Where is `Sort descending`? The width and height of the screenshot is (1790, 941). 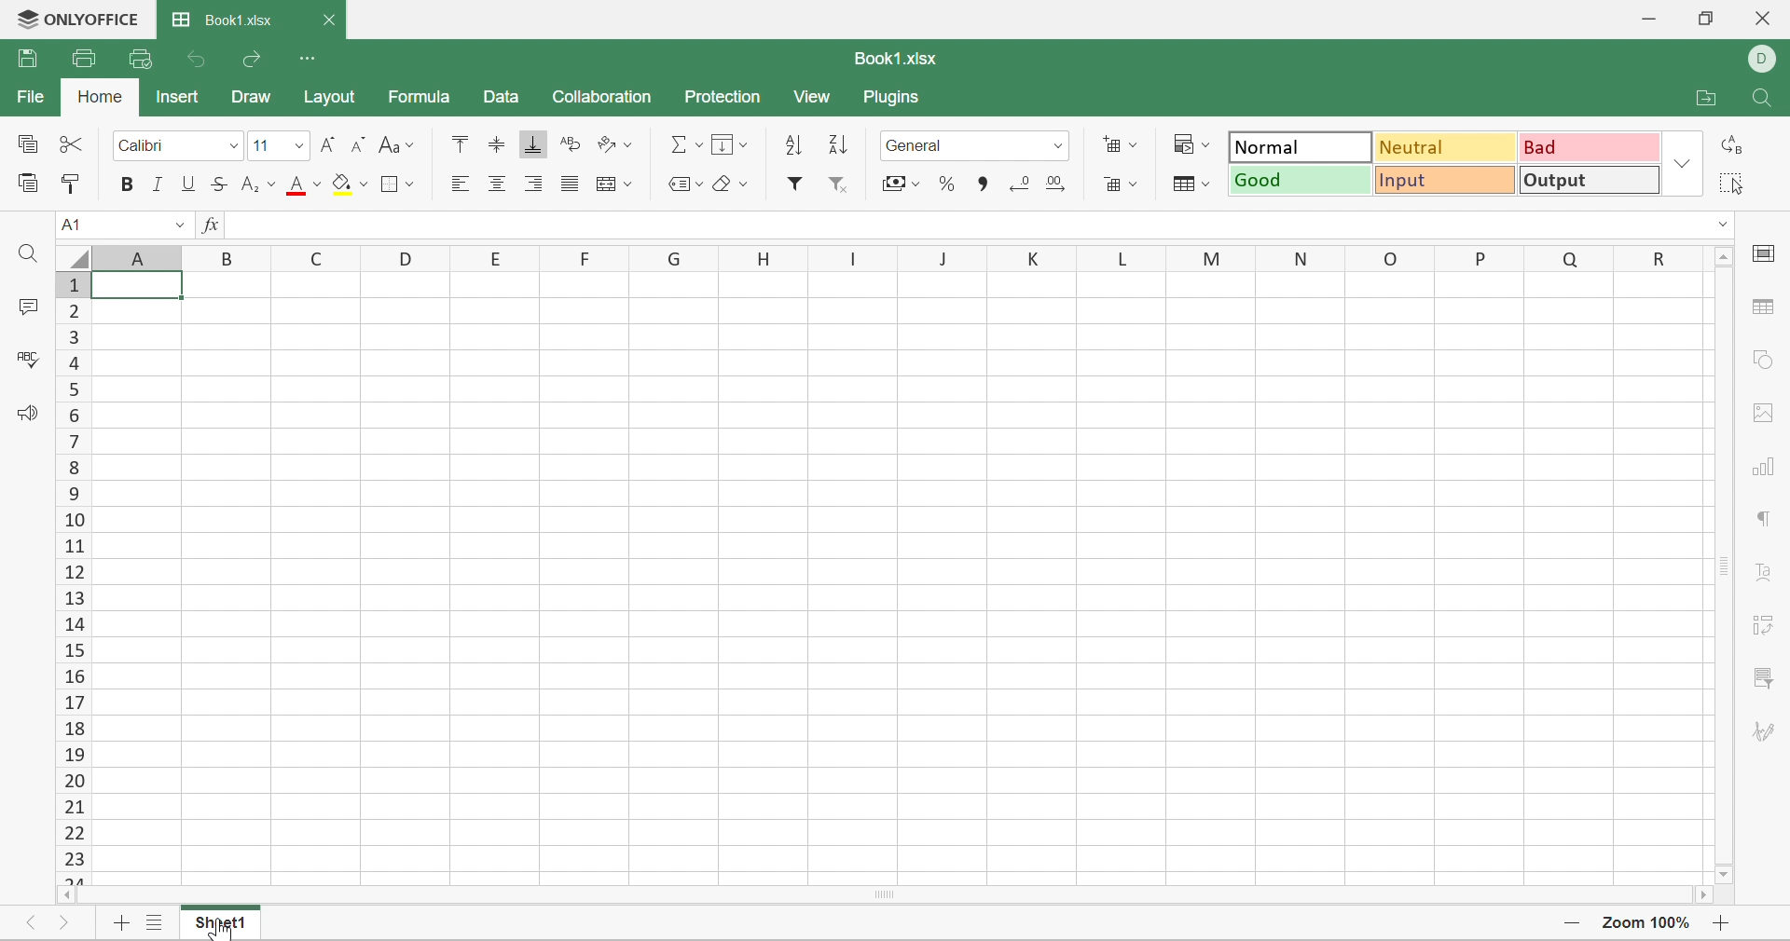 Sort descending is located at coordinates (835, 143).